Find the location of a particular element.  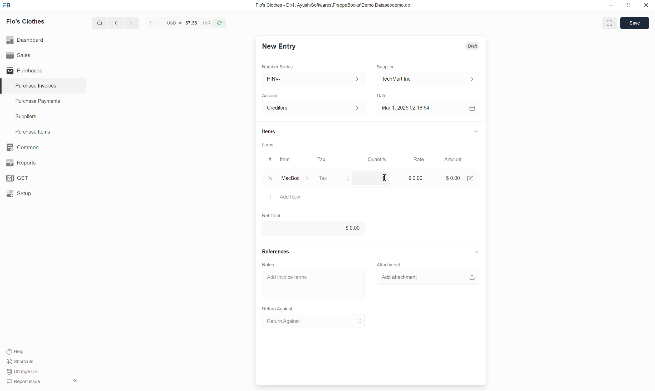

Date is located at coordinates (382, 96).